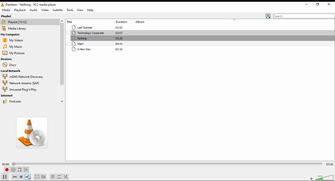  What do you see at coordinates (21, 177) in the screenshot?
I see `stop` at bounding box center [21, 177].